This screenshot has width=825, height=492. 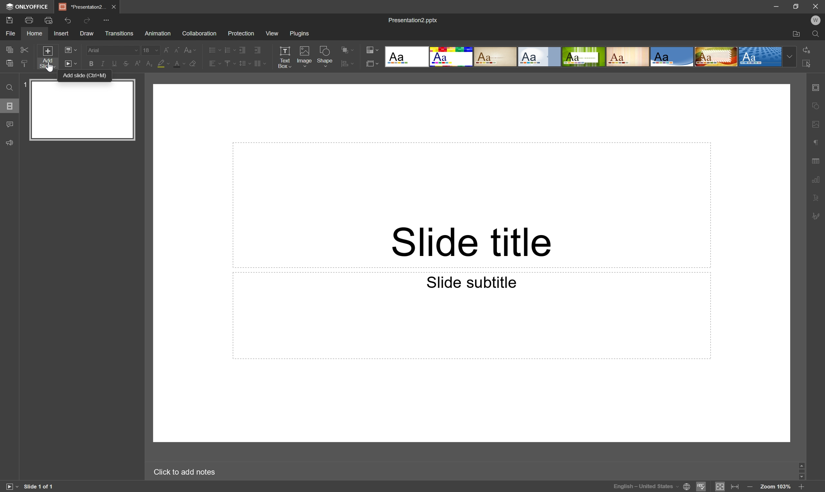 I want to click on Underline, so click(x=113, y=63).